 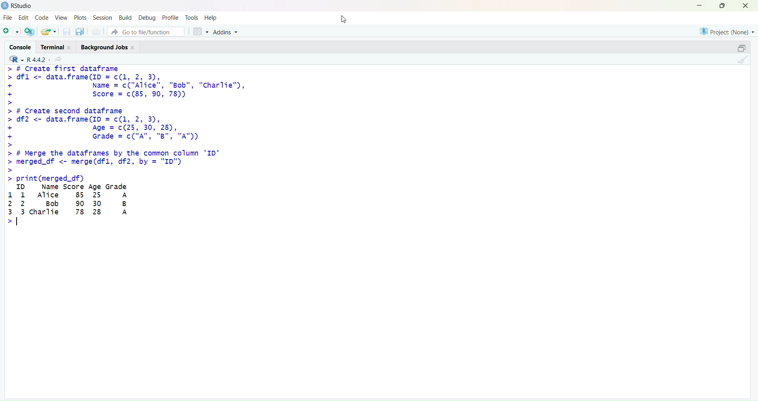 What do you see at coordinates (126, 17) in the screenshot?
I see `Build` at bounding box center [126, 17].